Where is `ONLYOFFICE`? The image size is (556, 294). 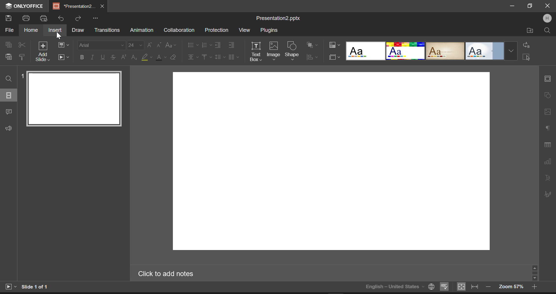 ONLYOFFICE is located at coordinates (23, 6).